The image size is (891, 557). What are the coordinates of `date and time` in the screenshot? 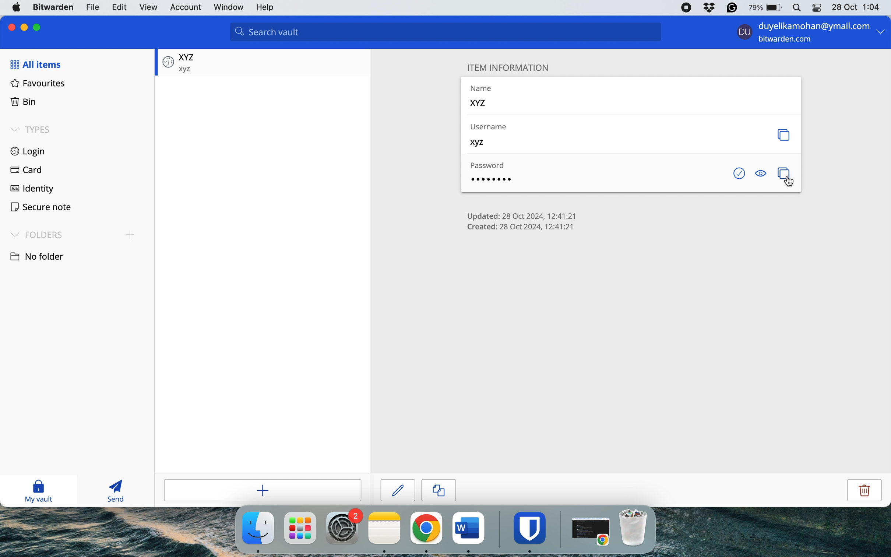 It's located at (857, 7).